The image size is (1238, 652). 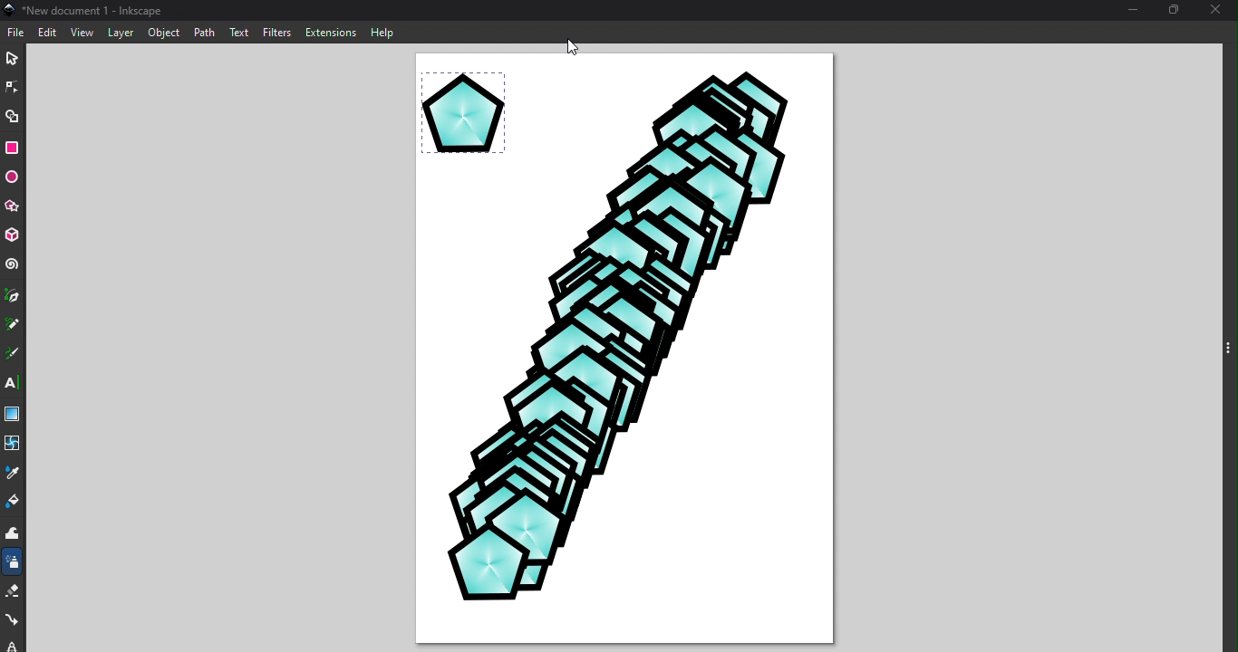 What do you see at coordinates (12, 297) in the screenshot?
I see `Pen tool` at bounding box center [12, 297].